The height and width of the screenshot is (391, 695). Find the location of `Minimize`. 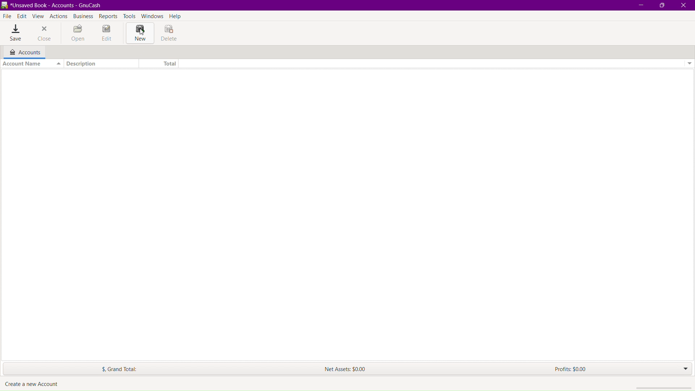

Minimize is located at coordinates (642, 5).